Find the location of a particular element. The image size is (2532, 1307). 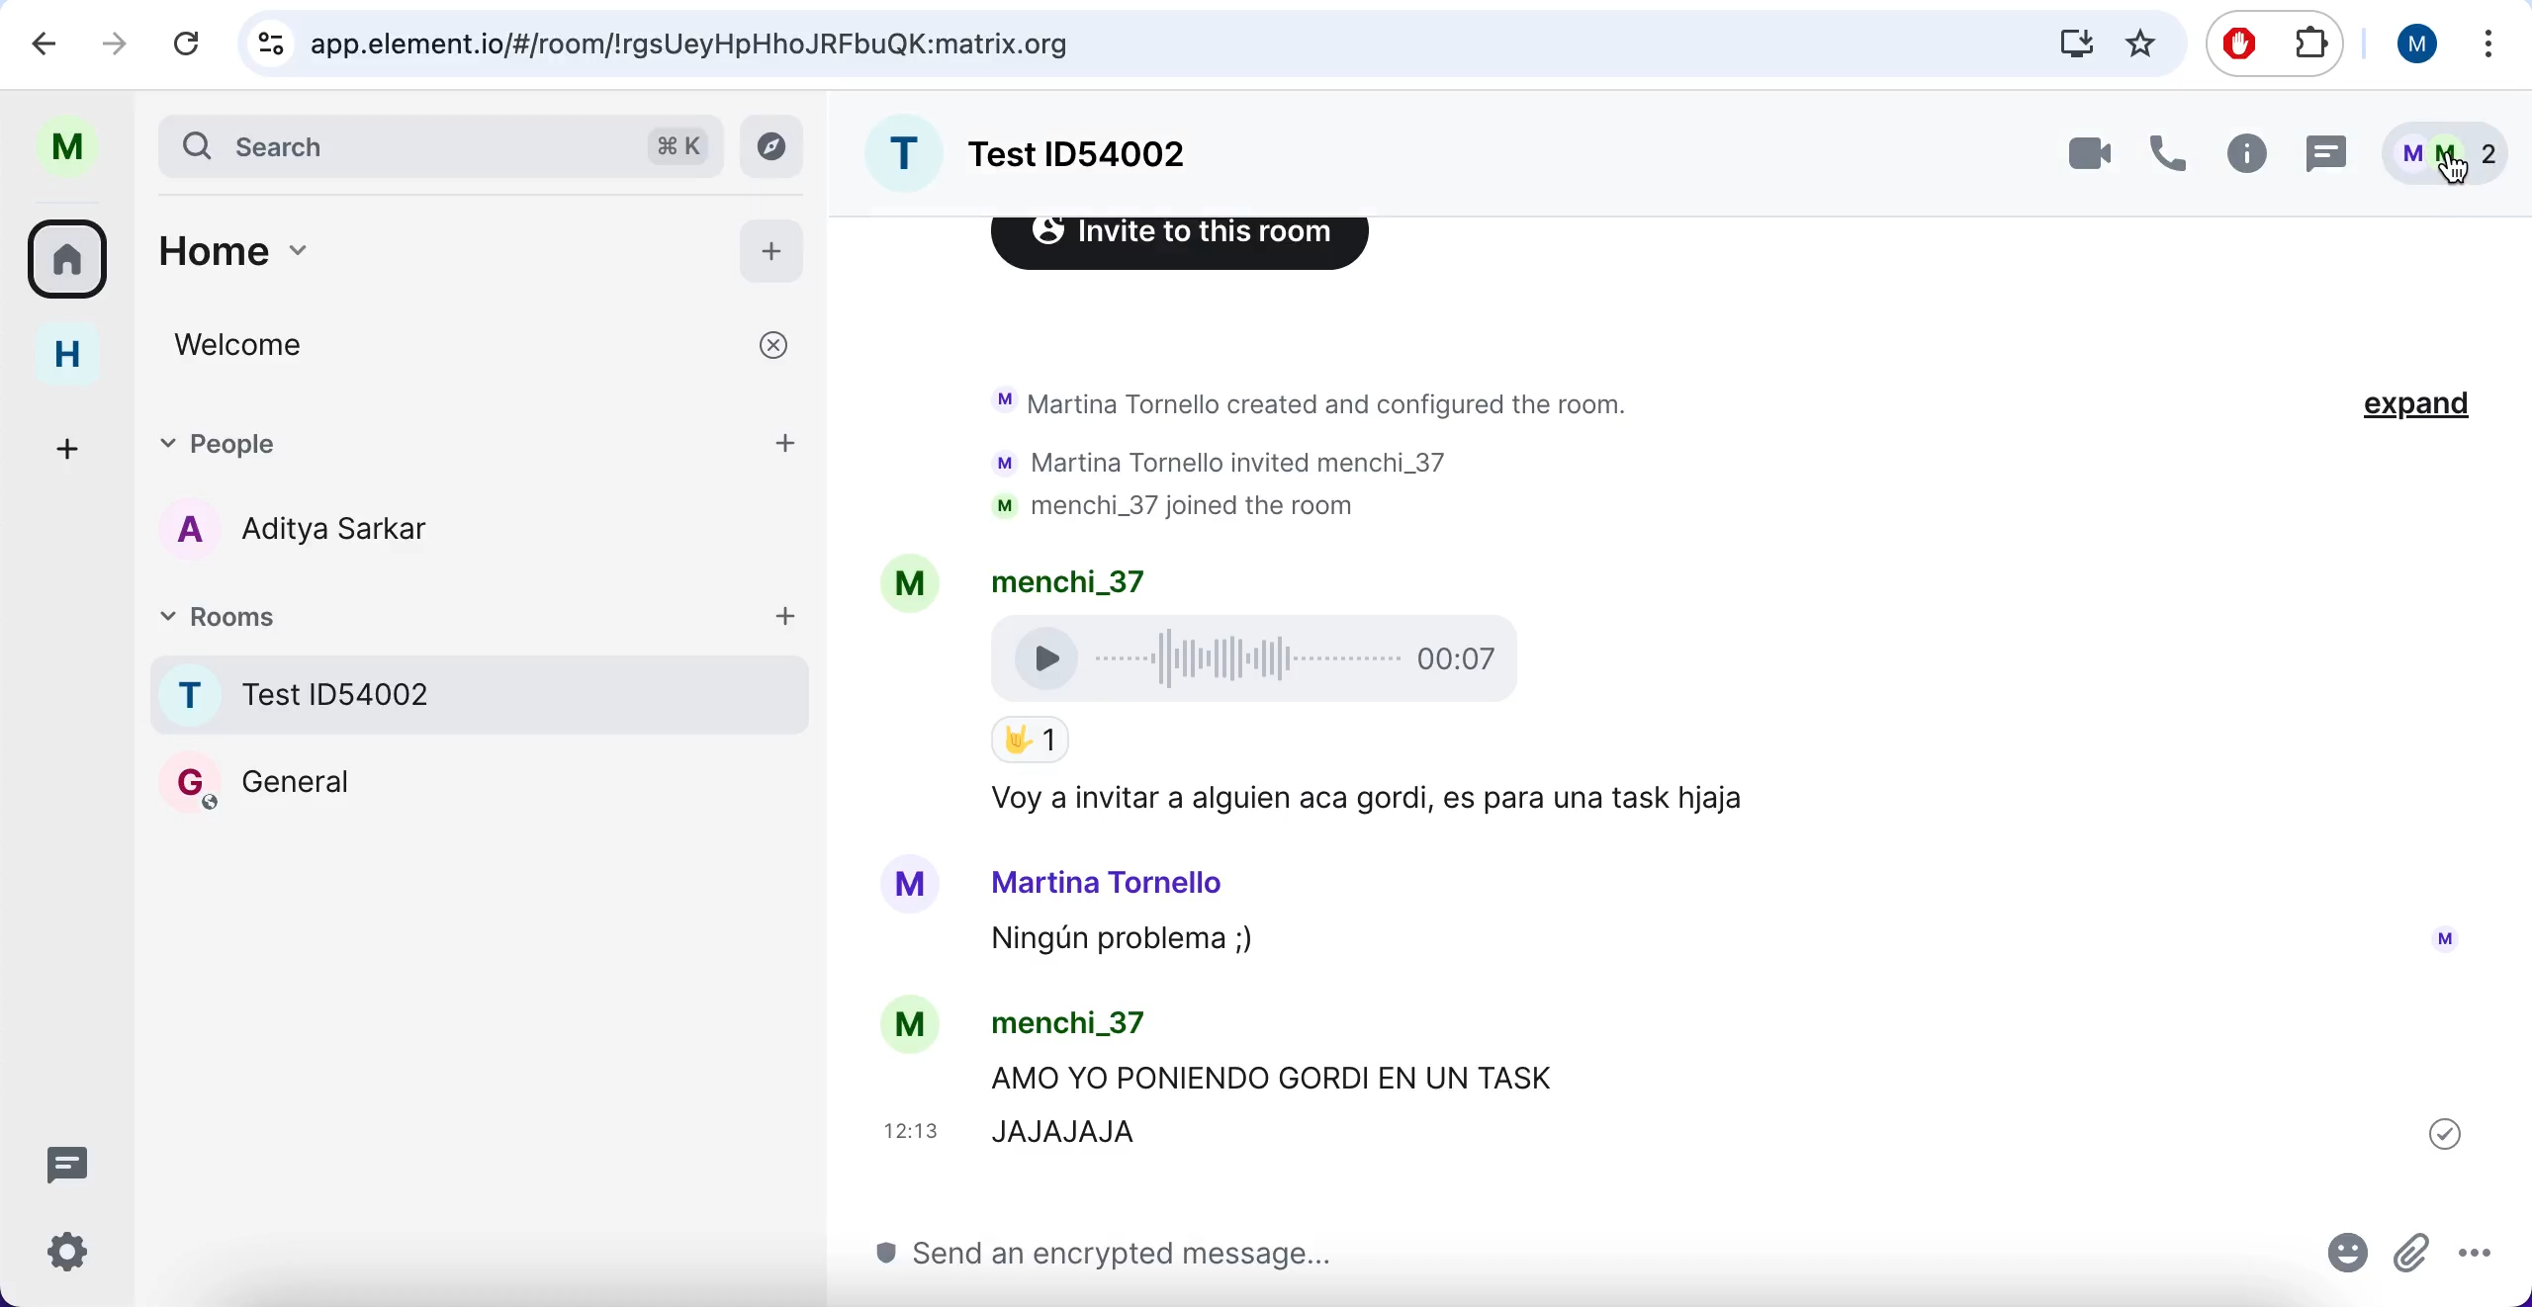

menchi_37 is located at coordinates (1084, 1024).